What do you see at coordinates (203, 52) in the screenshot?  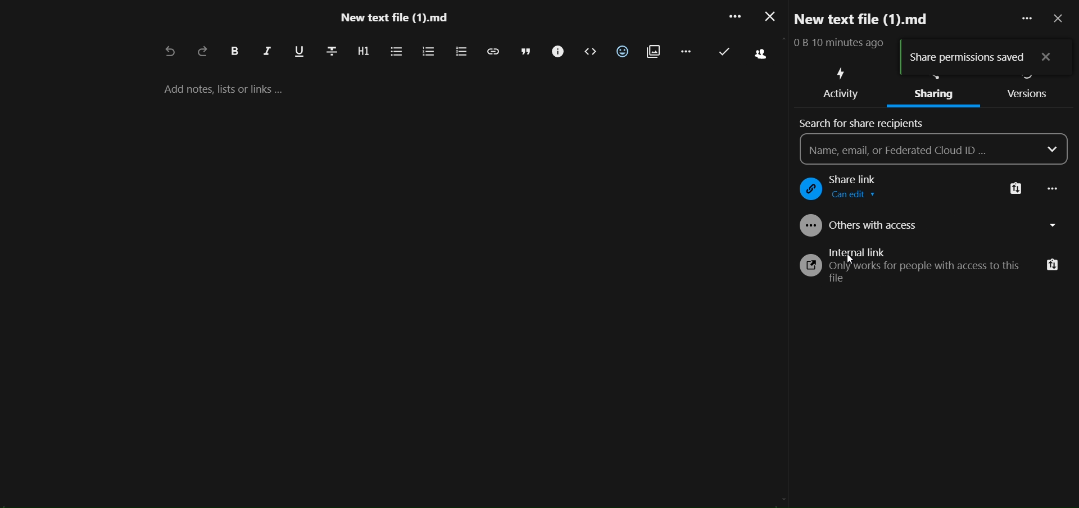 I see `redo` at bounding box center [203, 52].